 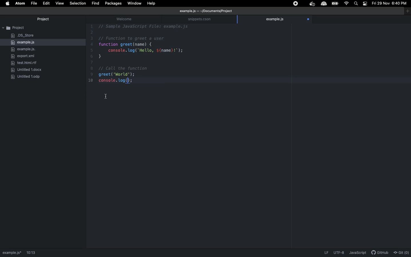 I want to click on description, so click(x=340, y=253).